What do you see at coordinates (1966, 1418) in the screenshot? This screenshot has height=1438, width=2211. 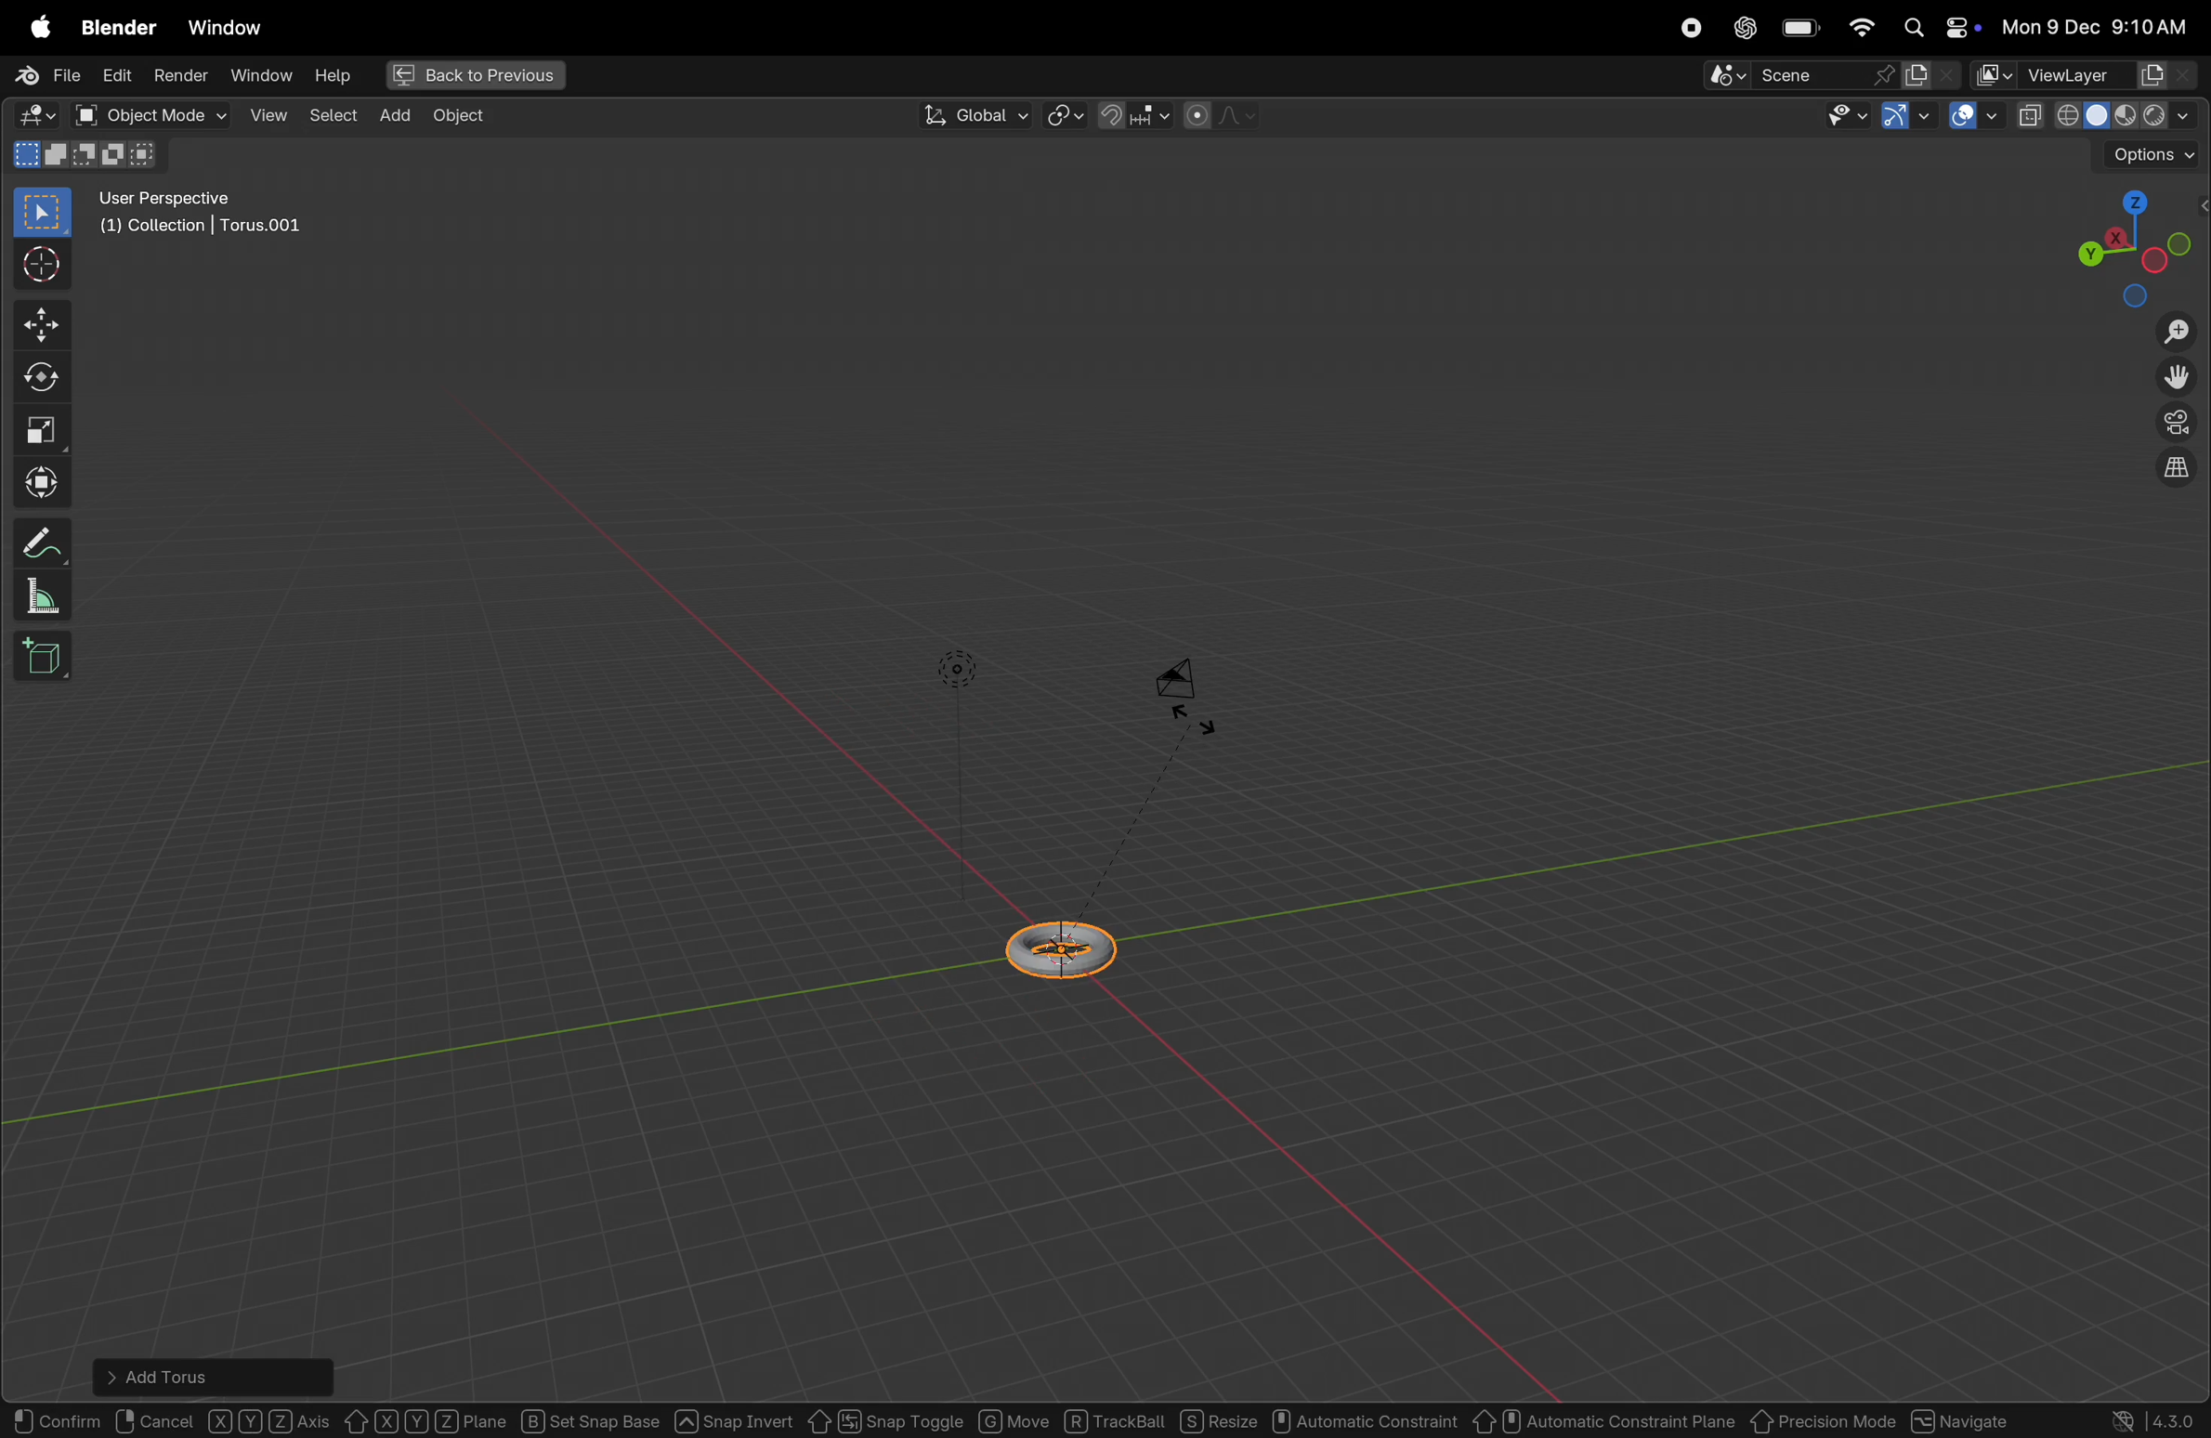 I see `navigate` at bounding box center [1966, 1418].